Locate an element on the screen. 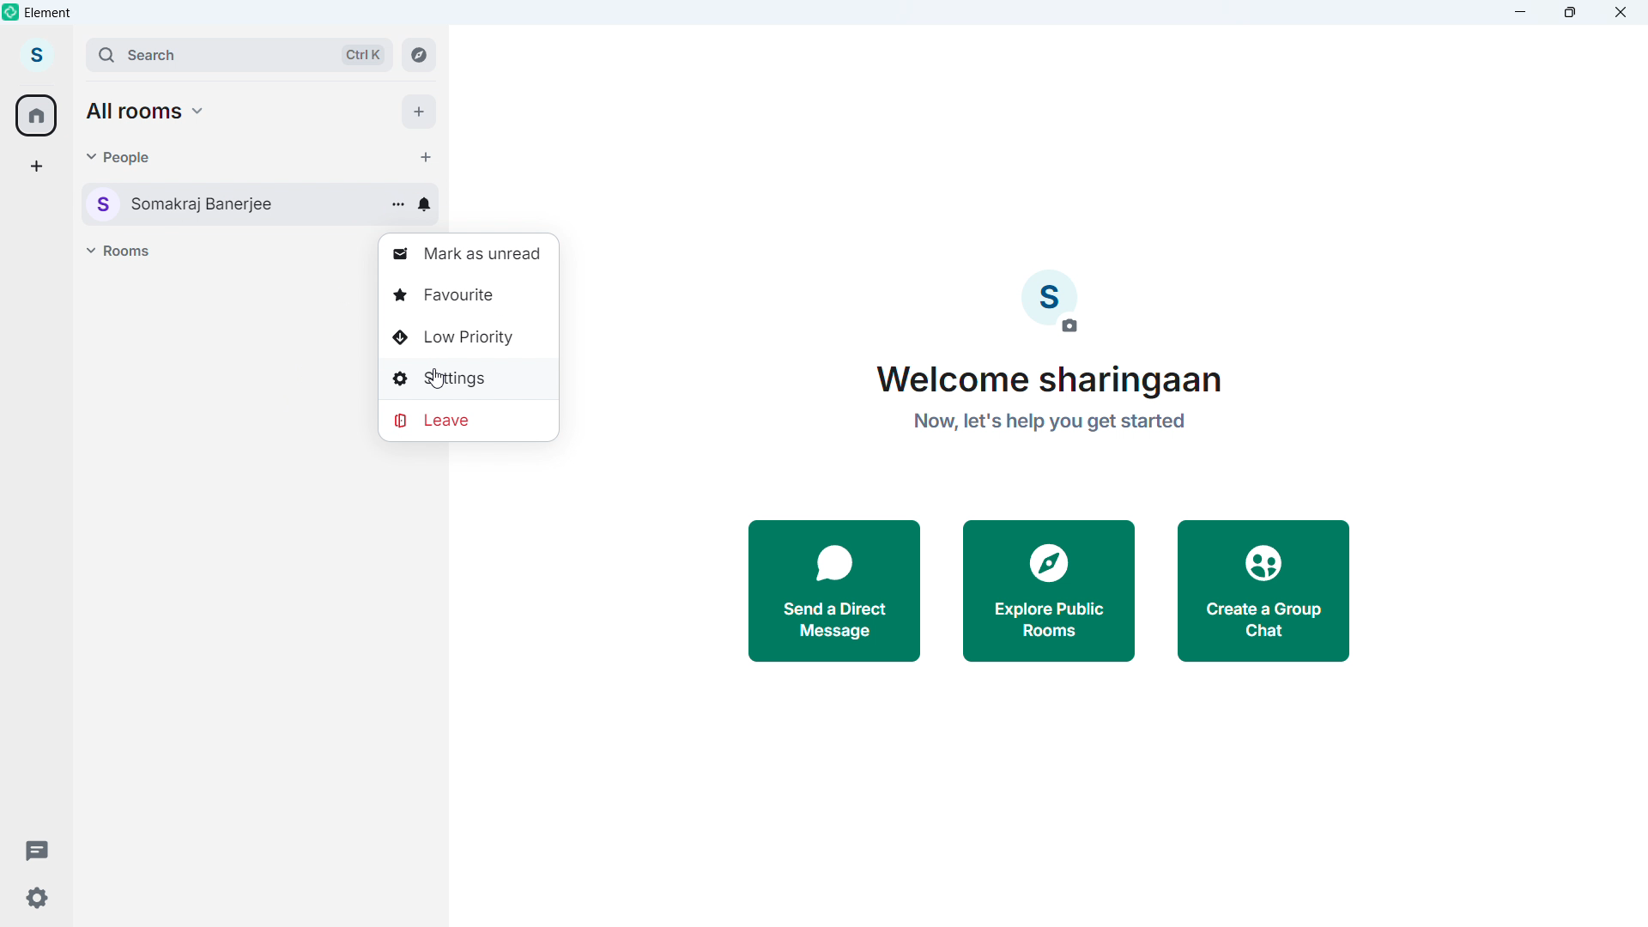 The width and height of the screenshot is (1648, 927). Welcome sharingaan is located at coordinates (1056, 381).